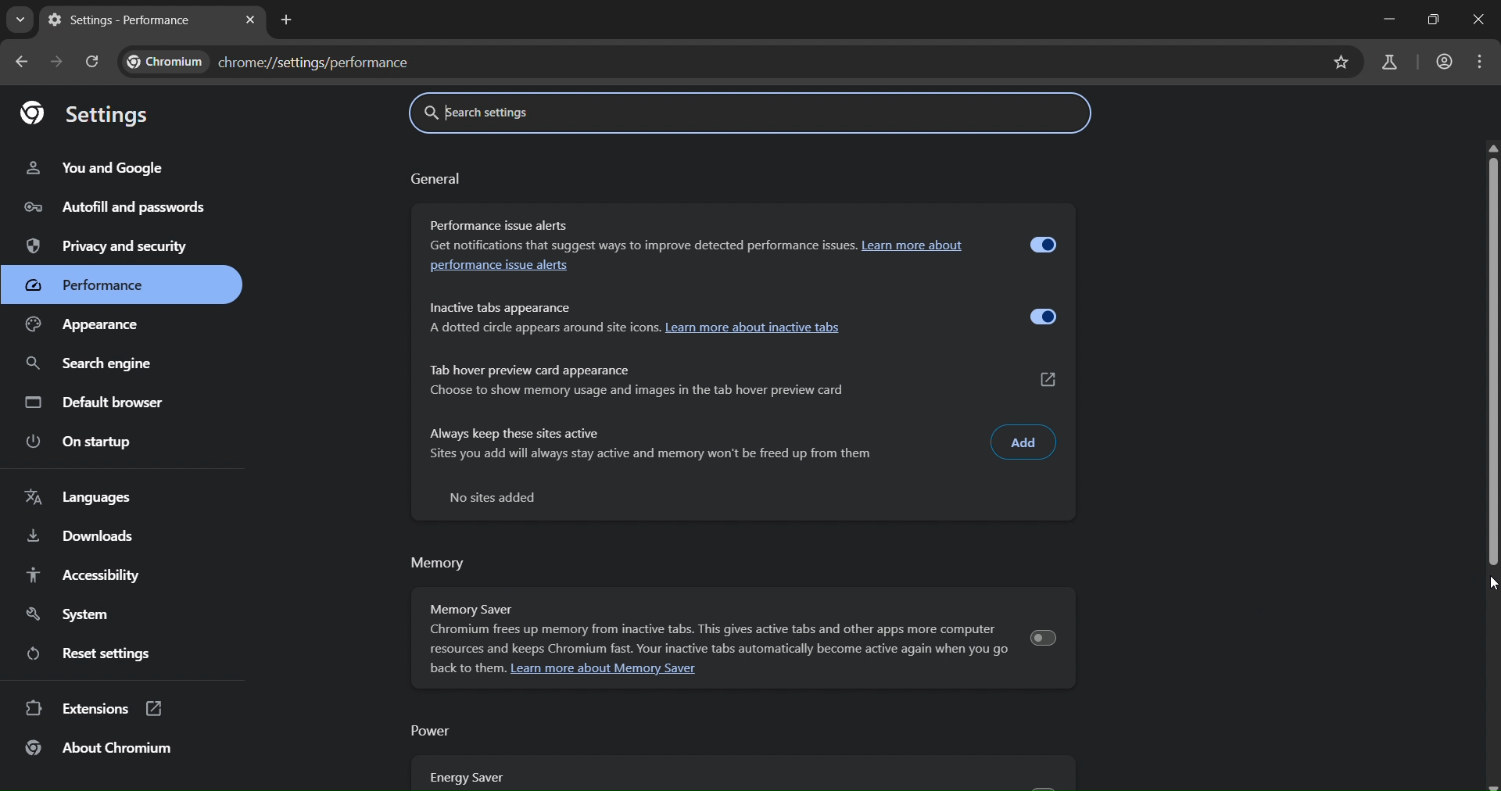 This screenshot has width=1501, height=791. Describe the element at coordinates (124, 20) in the screenshot. I see `settings - performace` at that location.